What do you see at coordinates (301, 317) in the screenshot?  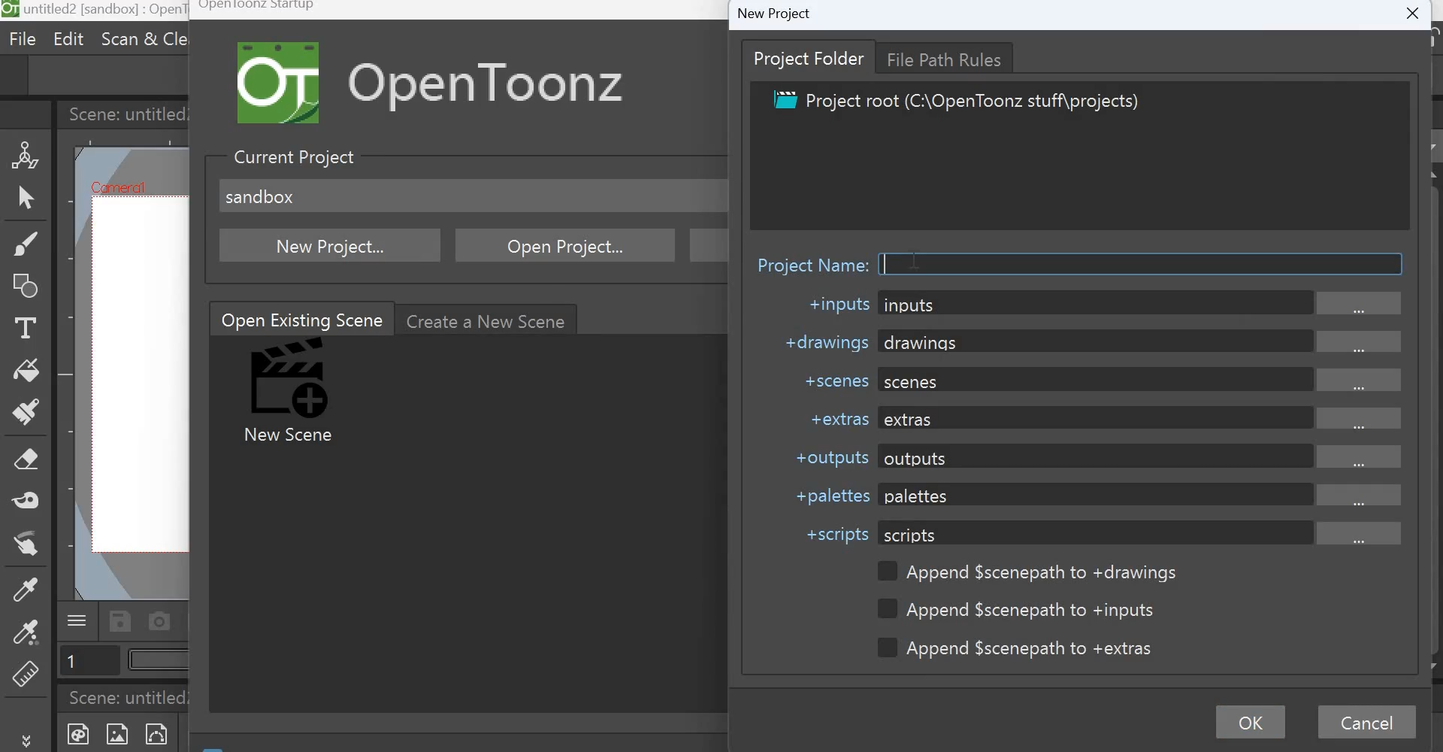 I see `Open Existing Scene` at bounding box center [301, 317].